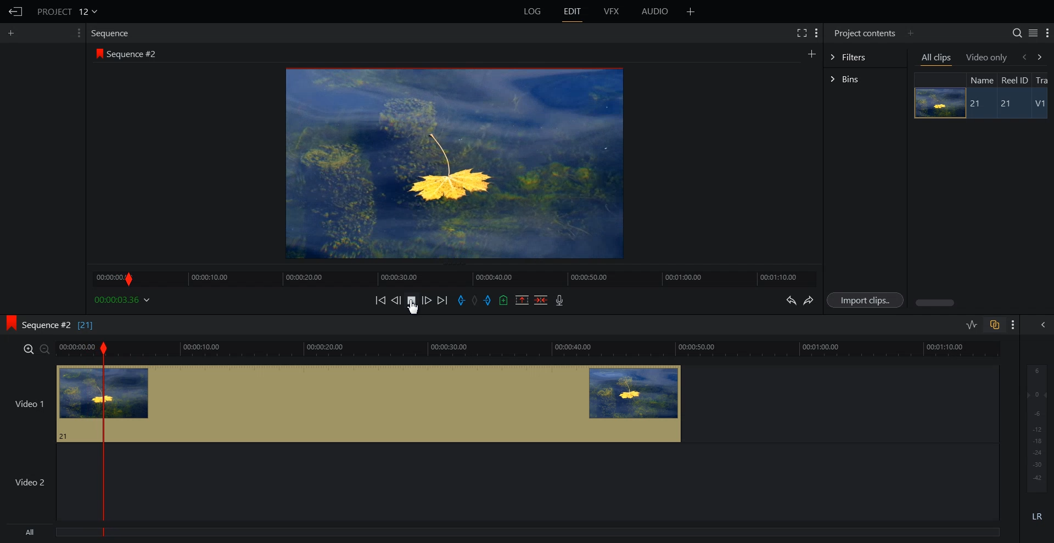 The height and width of the screenshot is (543, 1054). I want to click on Nurse one frame forward, so click(427, 300).